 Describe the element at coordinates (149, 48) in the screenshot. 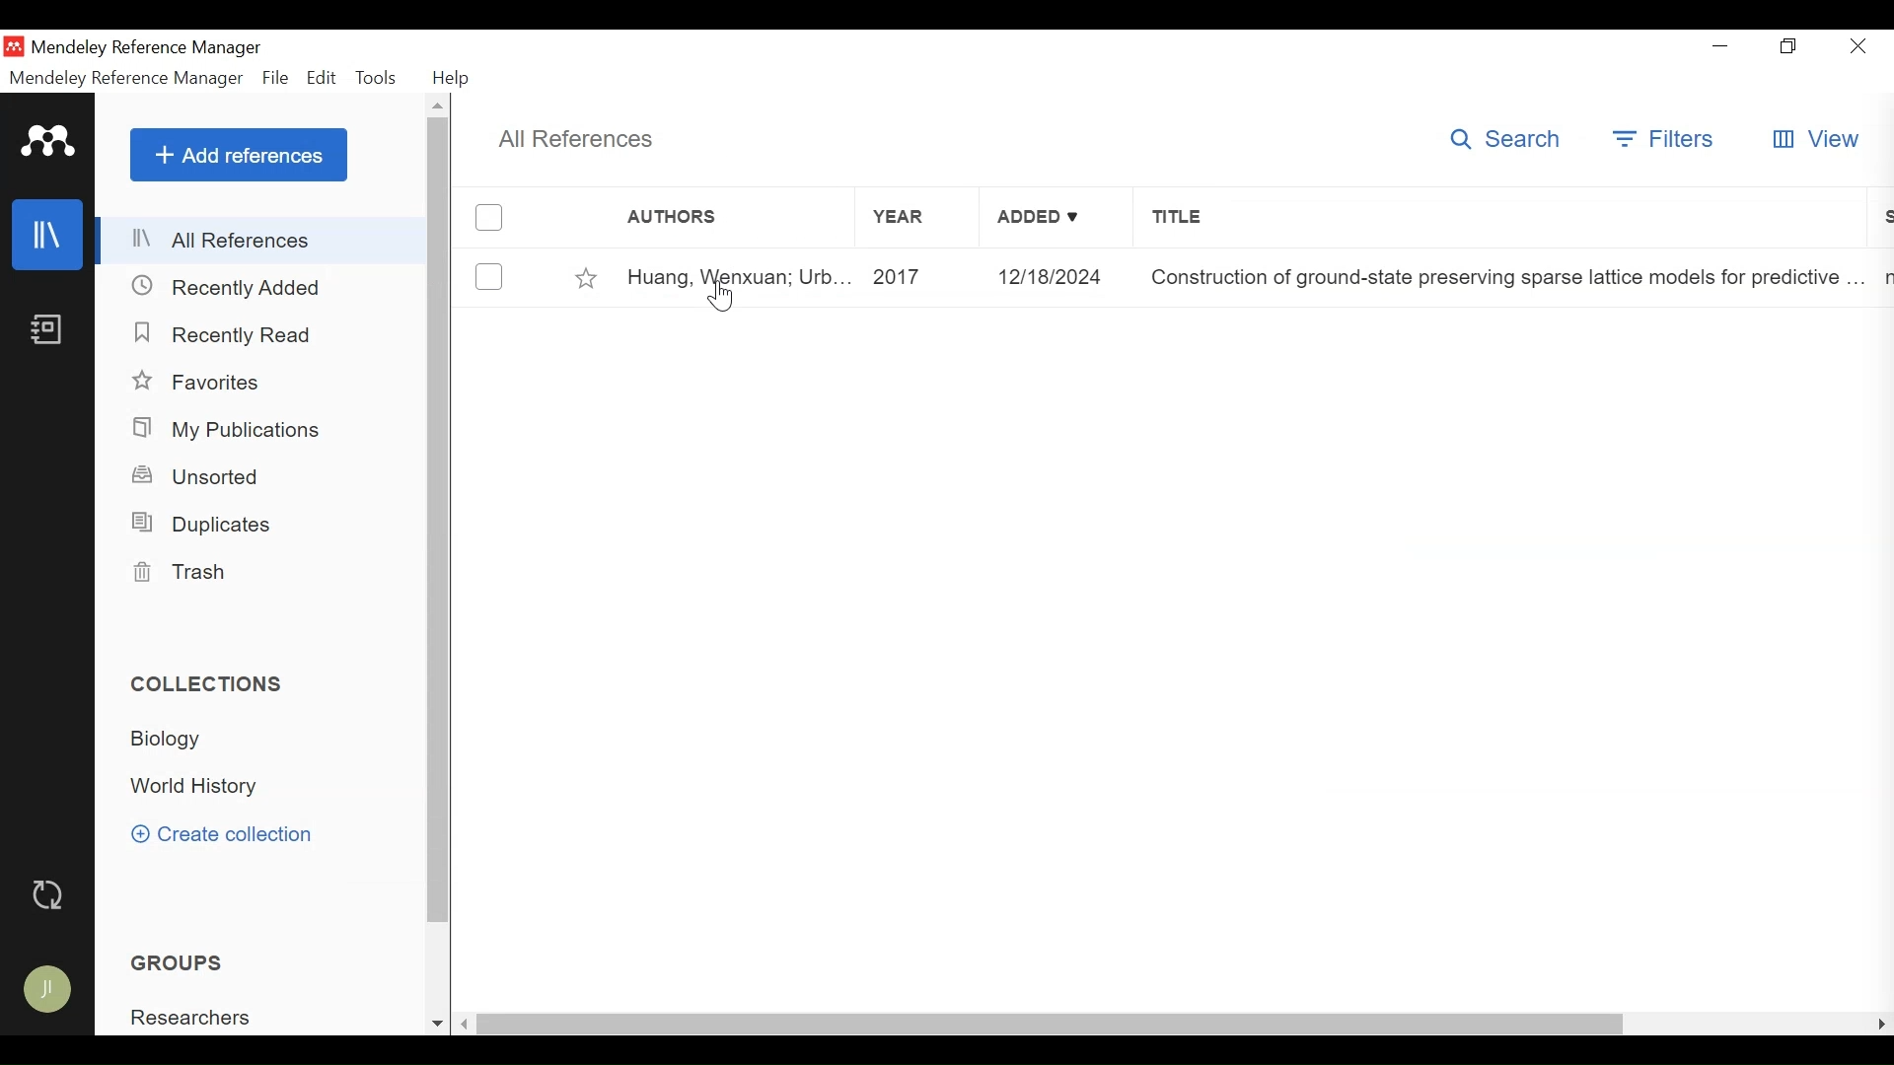

I see `Mendeley Reference Manager` at that location.